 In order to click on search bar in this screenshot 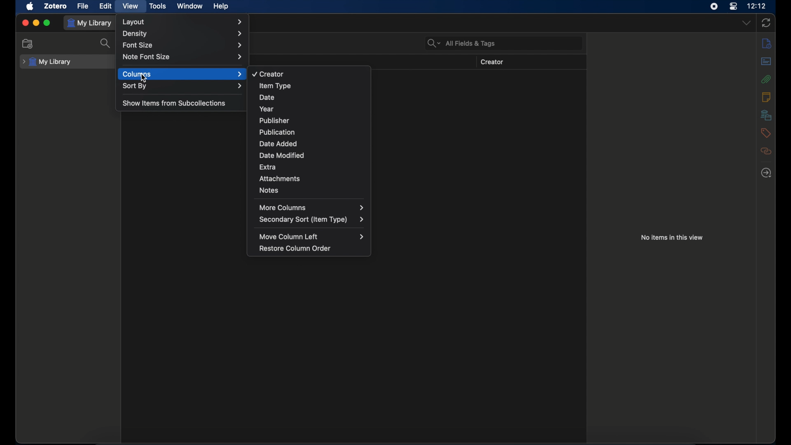, I will do `click(461, 43)`.